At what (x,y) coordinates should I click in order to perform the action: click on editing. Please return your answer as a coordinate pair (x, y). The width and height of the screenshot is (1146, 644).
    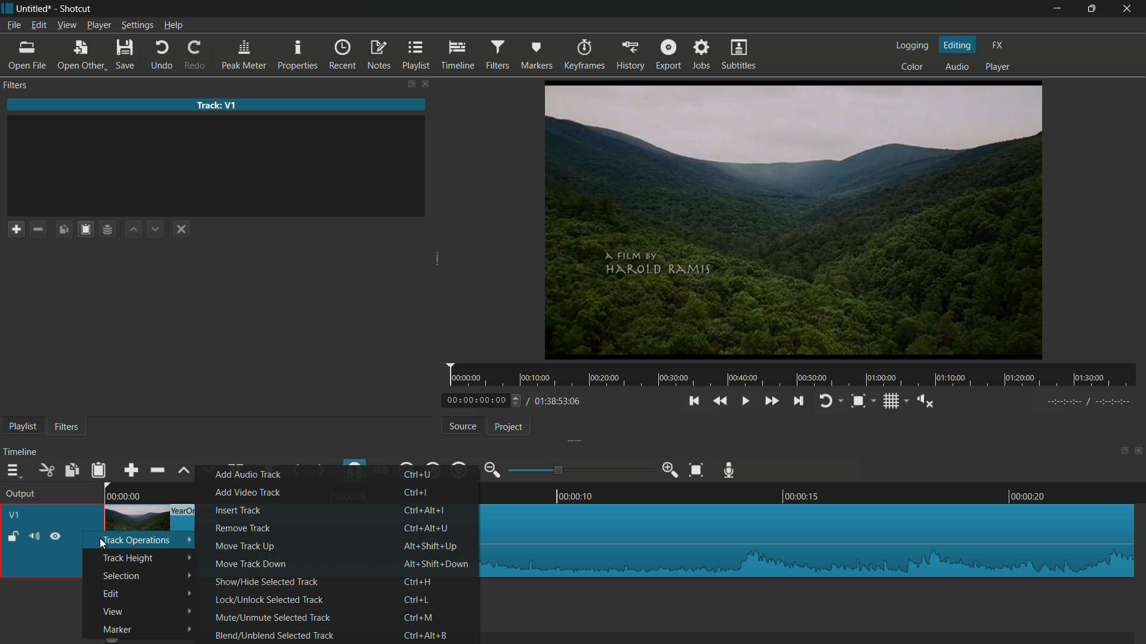
    Looking at the image, I should click on (958, 45).